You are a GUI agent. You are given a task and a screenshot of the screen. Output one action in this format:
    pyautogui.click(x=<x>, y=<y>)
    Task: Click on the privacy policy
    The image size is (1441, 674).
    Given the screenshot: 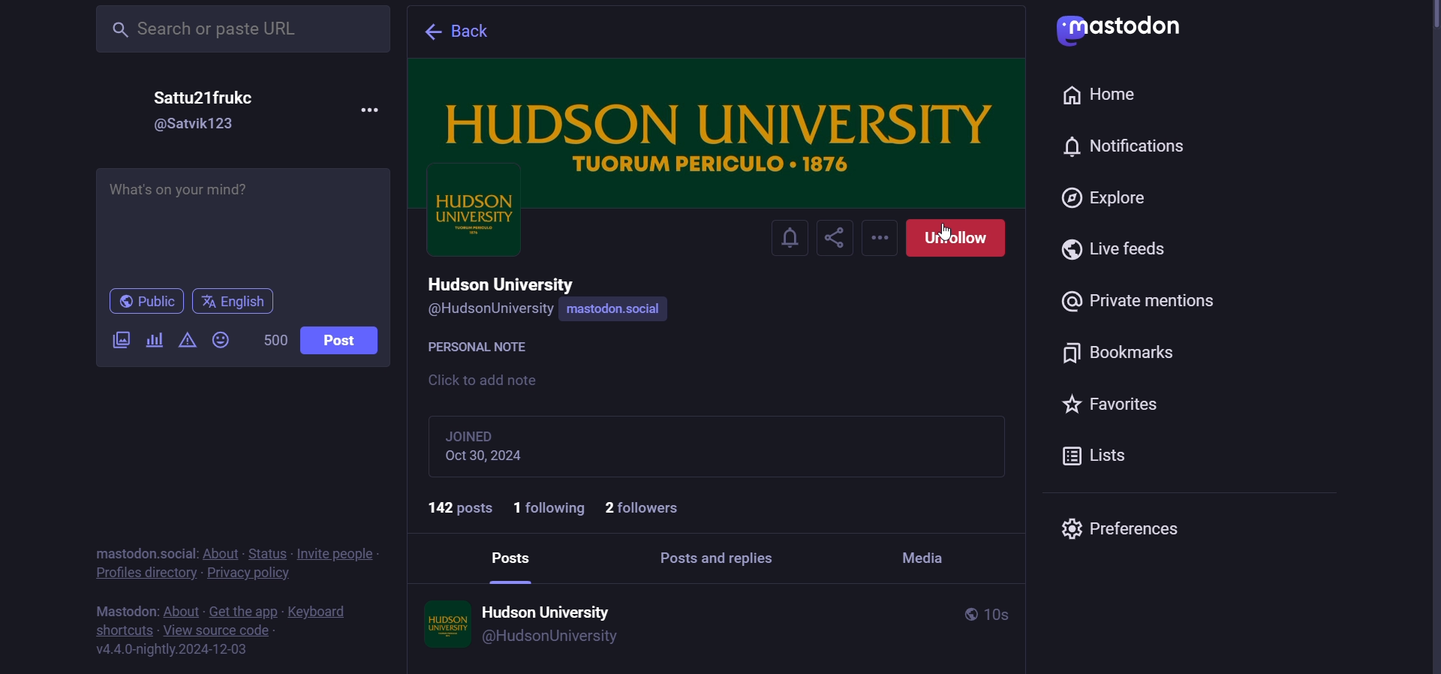 What is the action you would take?
    pyautogui.click(x=250, y=575)
    